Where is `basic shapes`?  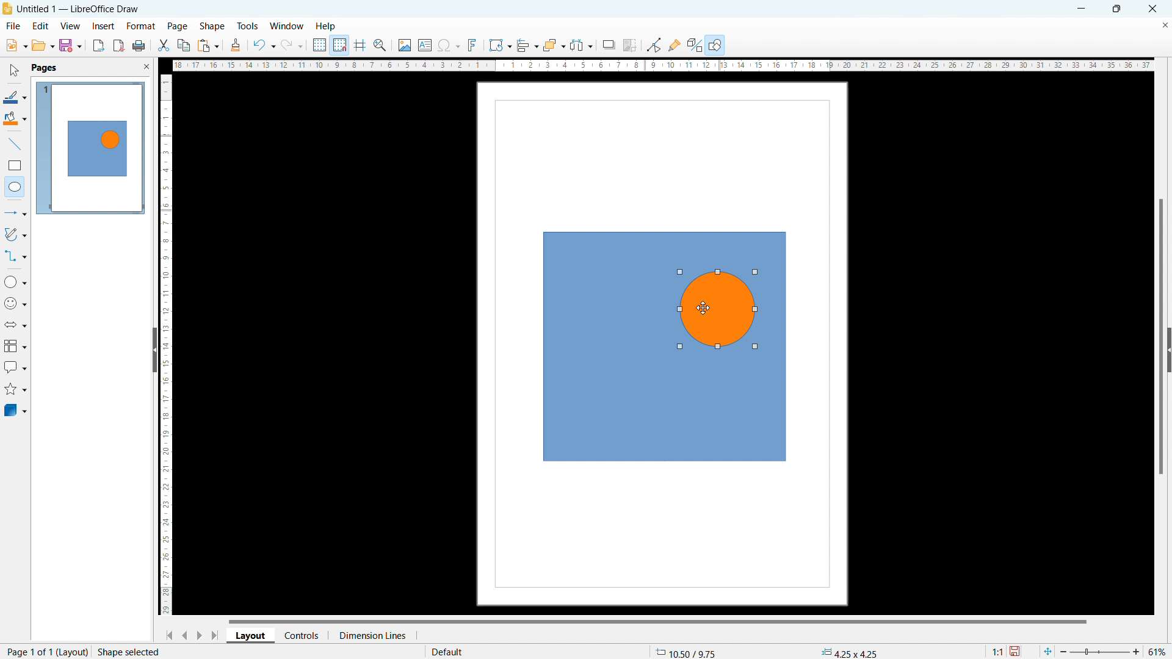 basic shapes is located at coordinates (15, 281).